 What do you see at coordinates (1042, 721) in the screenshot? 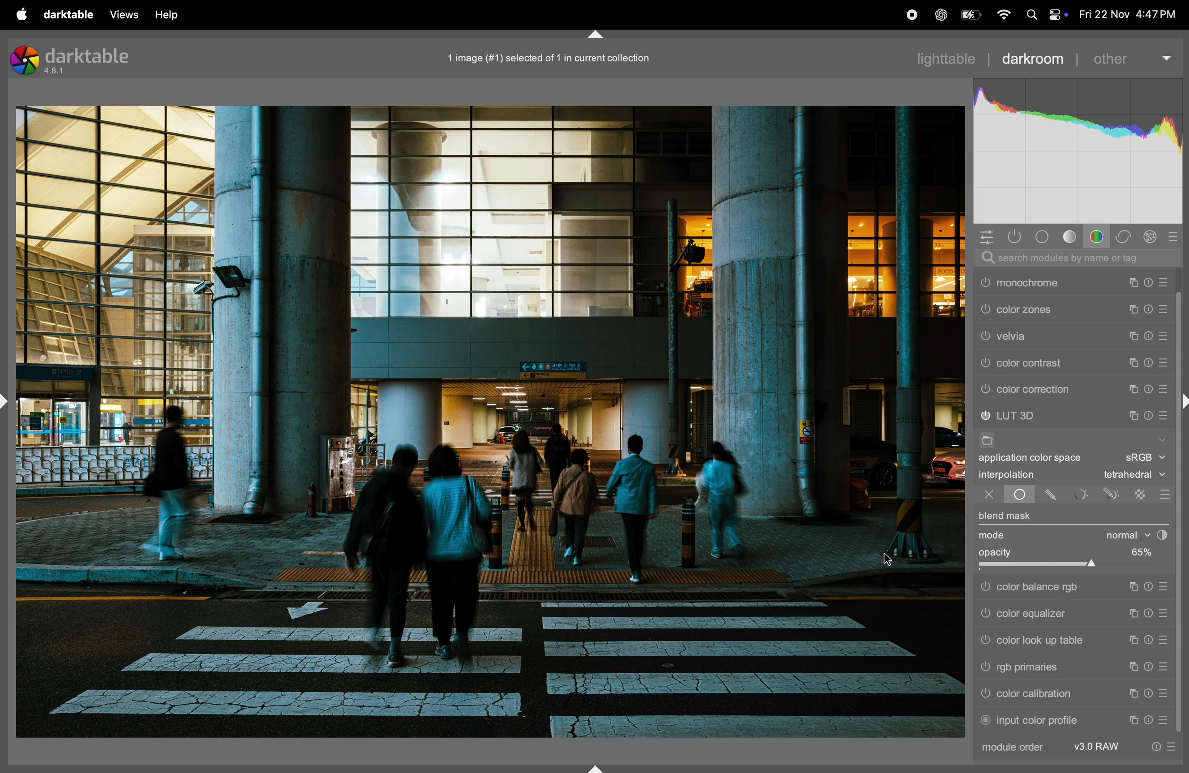
I see `input color profile` at bounding box center [1042, 721].